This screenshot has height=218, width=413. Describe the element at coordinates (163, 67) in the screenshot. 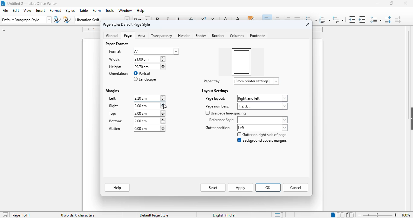

I see `increment or decrement width` at that location.